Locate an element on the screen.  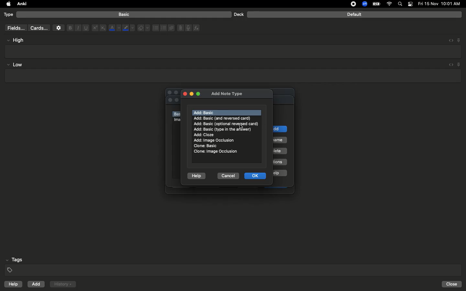
Italics is located at coordinates (77, 28).